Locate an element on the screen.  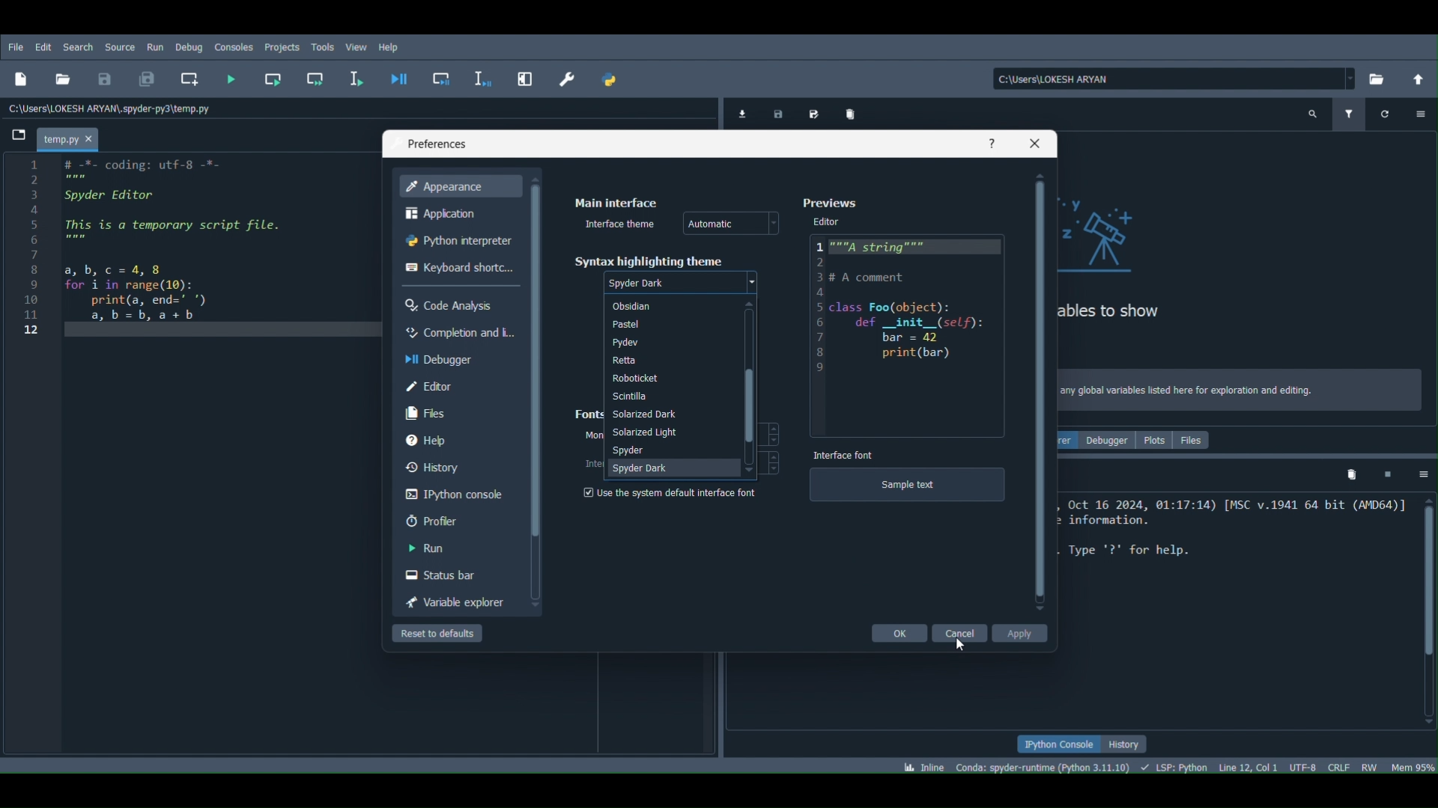
Plots is located at coordinates (1154, 441).